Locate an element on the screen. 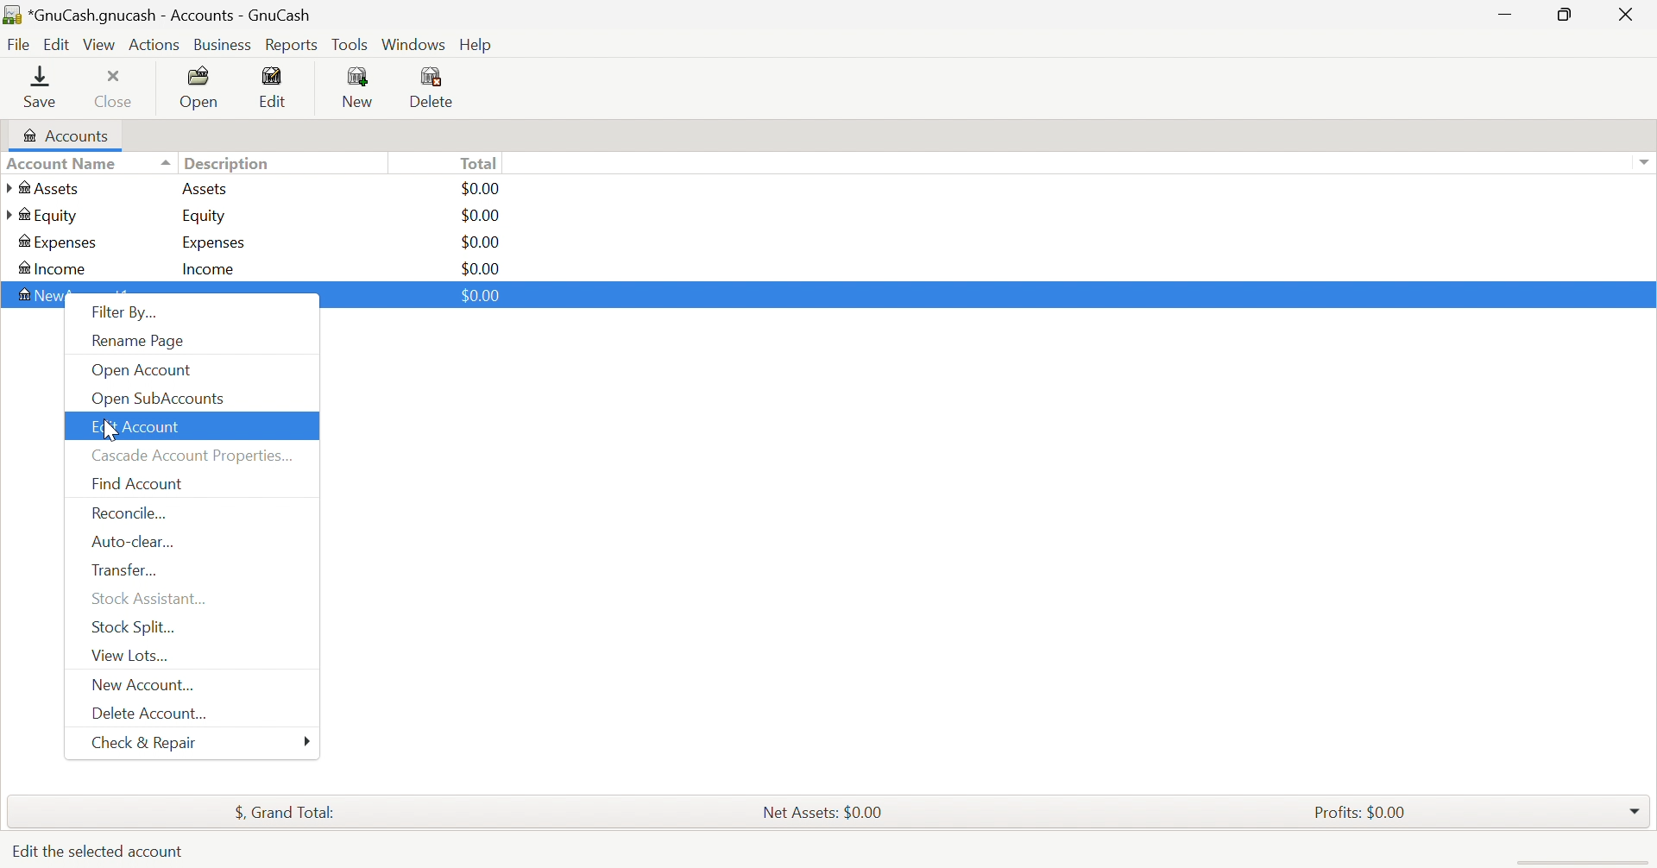  Expenses is located at coordinates (211, 242).